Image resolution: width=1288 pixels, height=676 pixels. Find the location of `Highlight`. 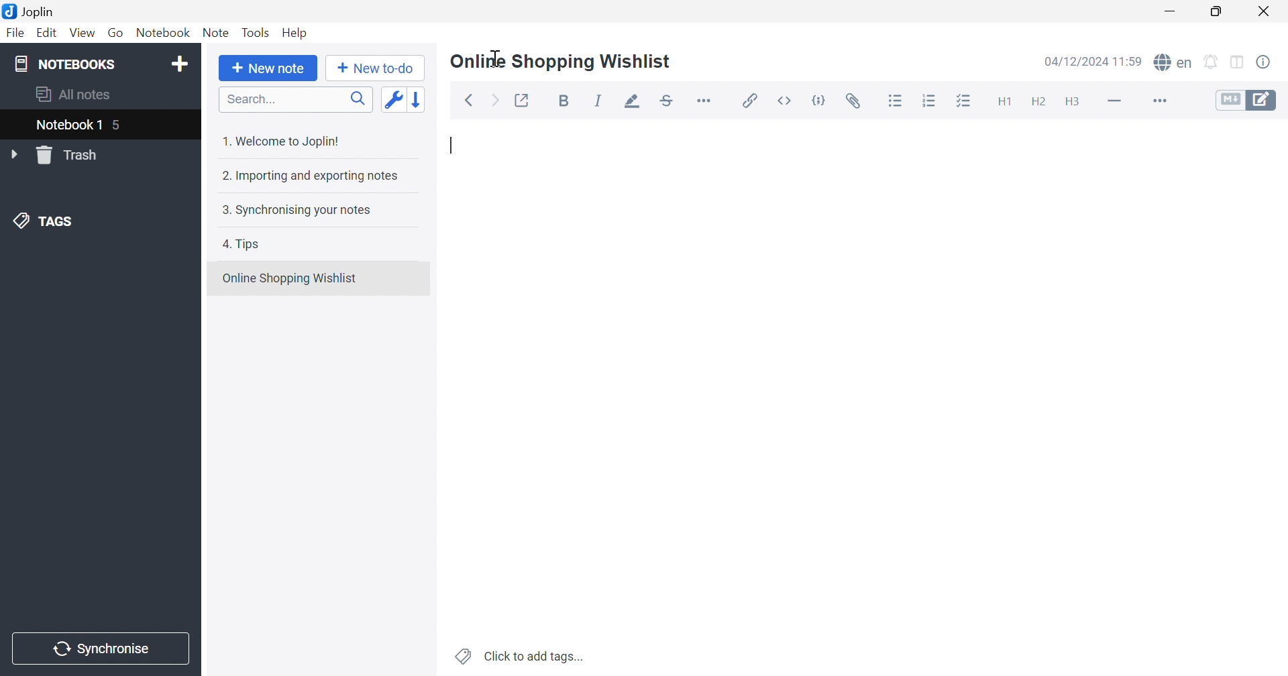

Highlight is located at coordinates (633, 103).